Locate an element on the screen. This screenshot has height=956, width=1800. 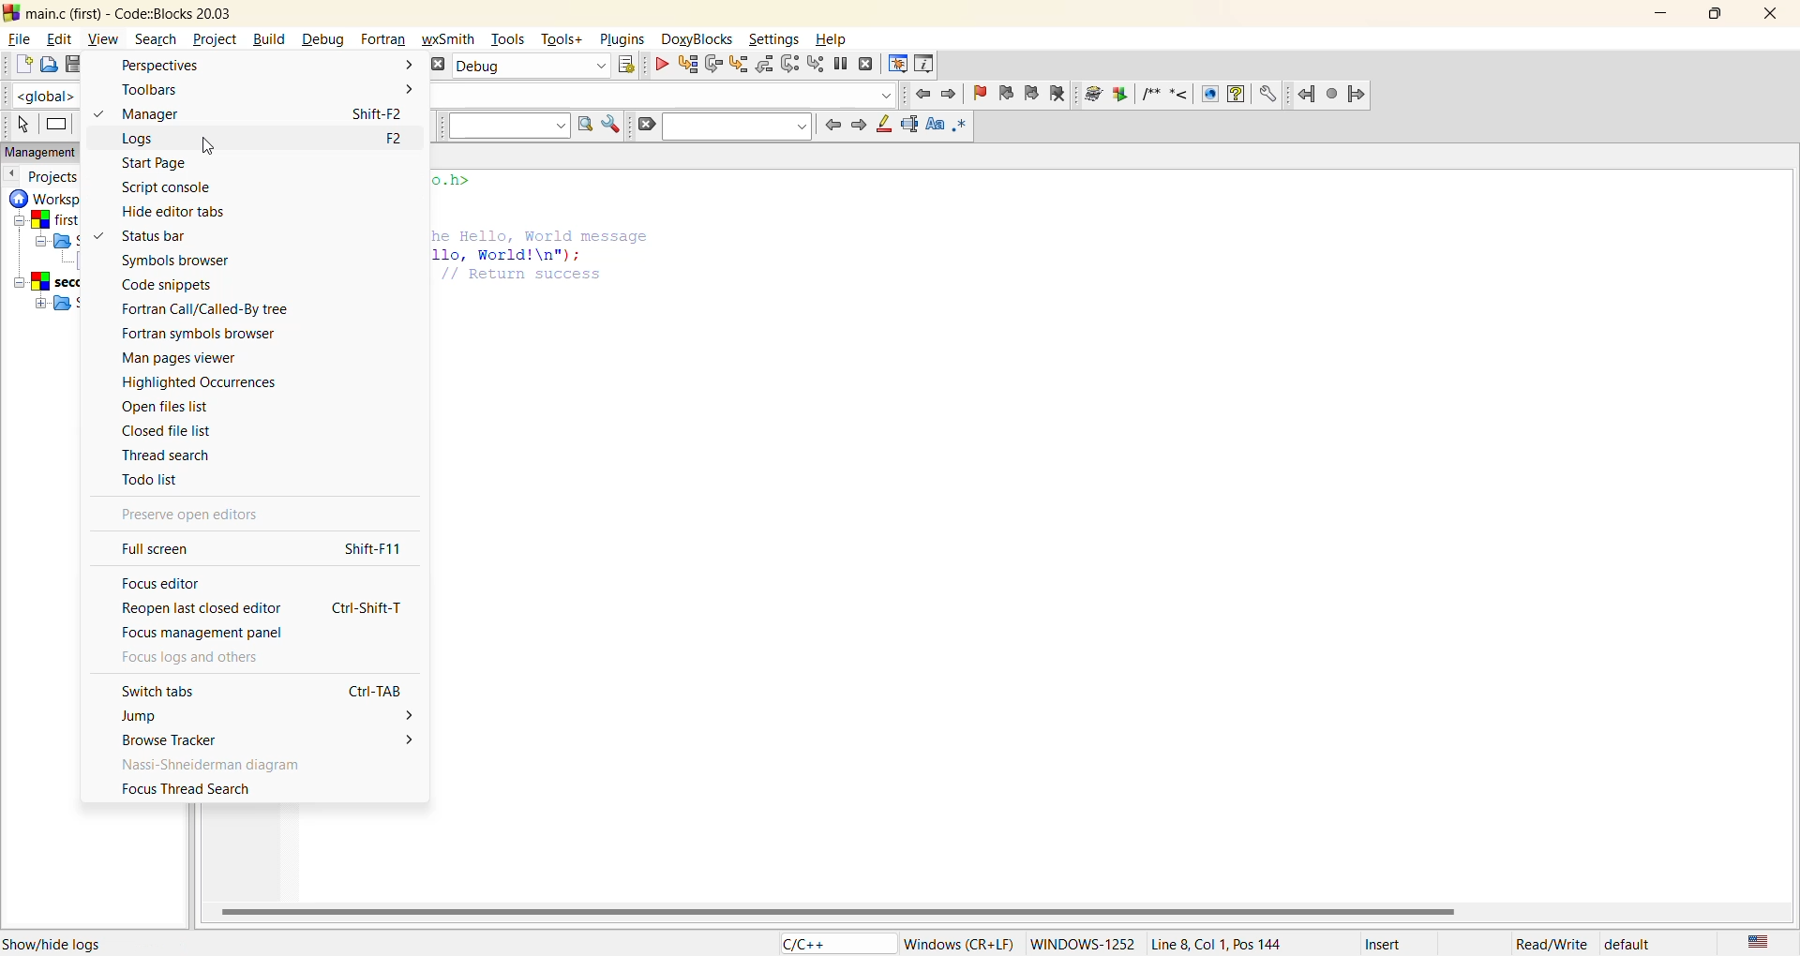
instruction is located at coordinates (55, 123).